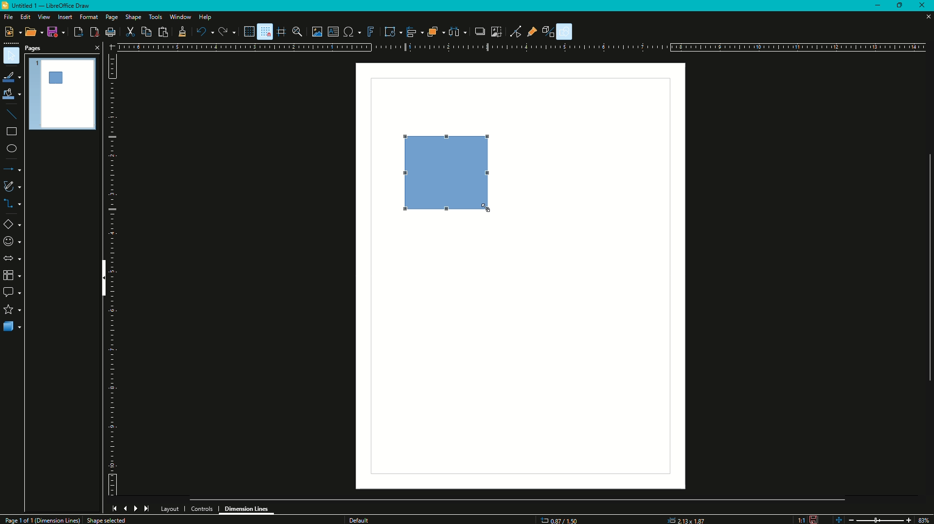  I want to click on Toggle Point Edit Mode, so click(515, 32).